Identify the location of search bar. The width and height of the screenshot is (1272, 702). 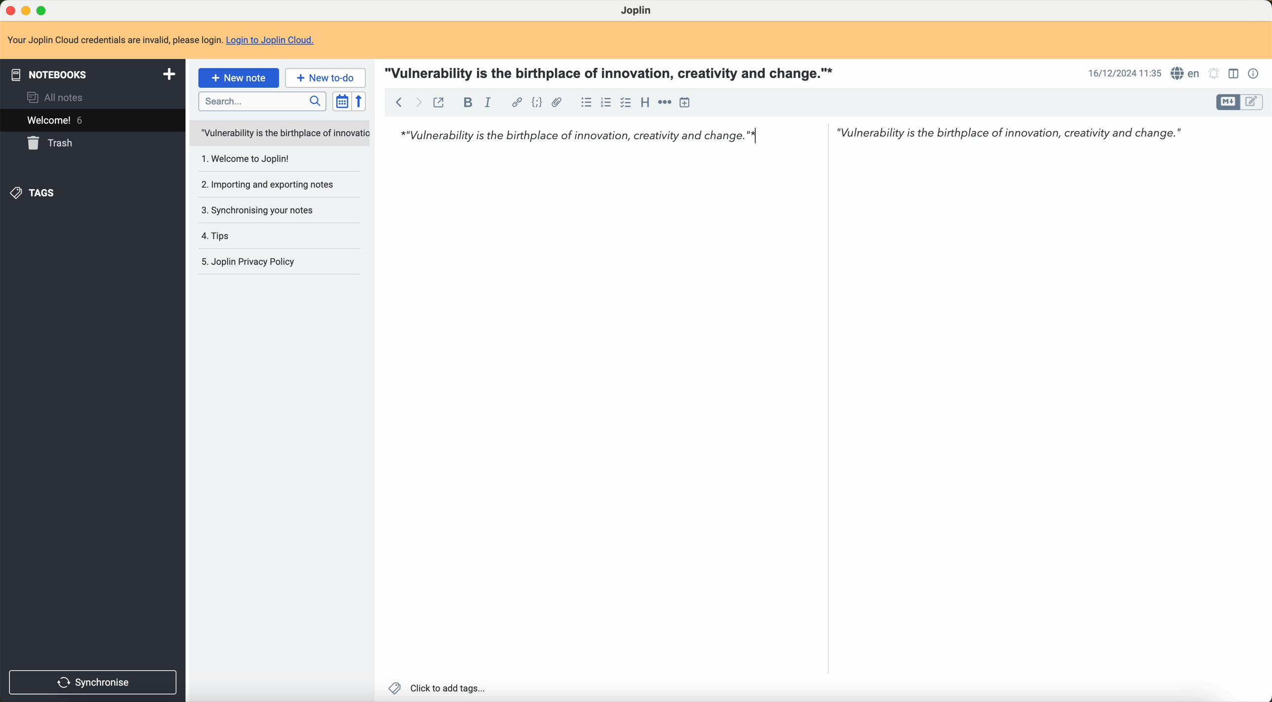
(260, 101).